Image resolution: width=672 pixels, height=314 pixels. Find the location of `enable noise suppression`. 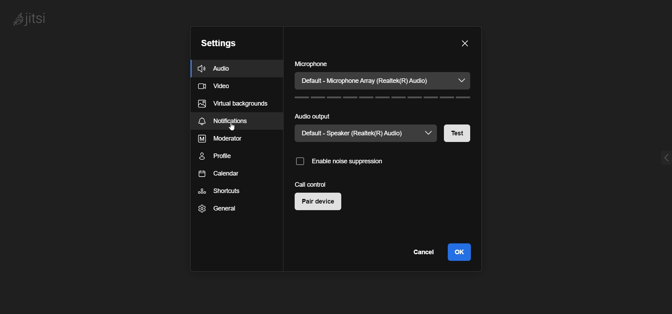

enable noise suppression is located at coordinates (338, 162).